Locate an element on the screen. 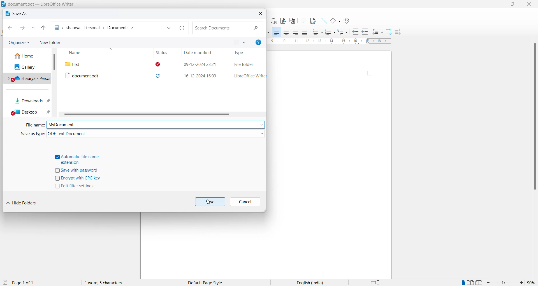 The image size is (538, 286). hide folders button is located at coordinates (24, 205).